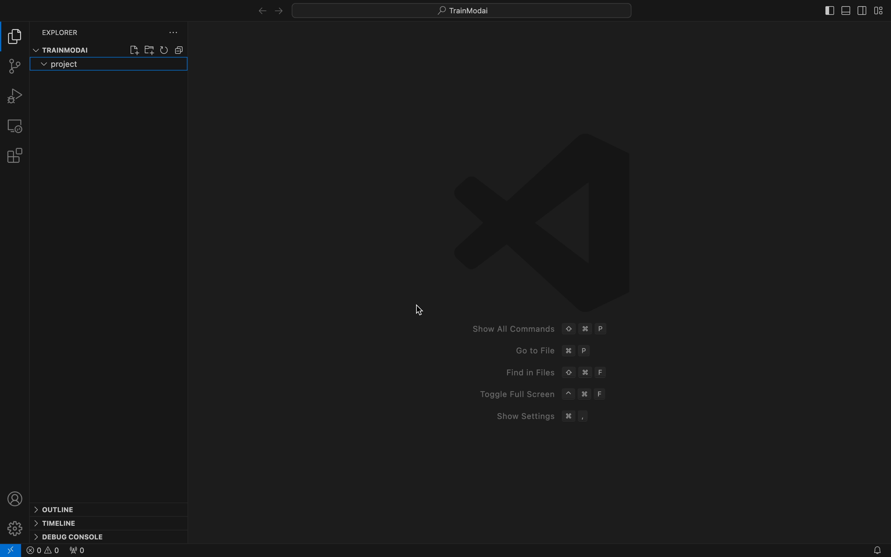 The width and height of the screenshot is (891, 557). I want to click on quick toolbar, so click(472, 10).